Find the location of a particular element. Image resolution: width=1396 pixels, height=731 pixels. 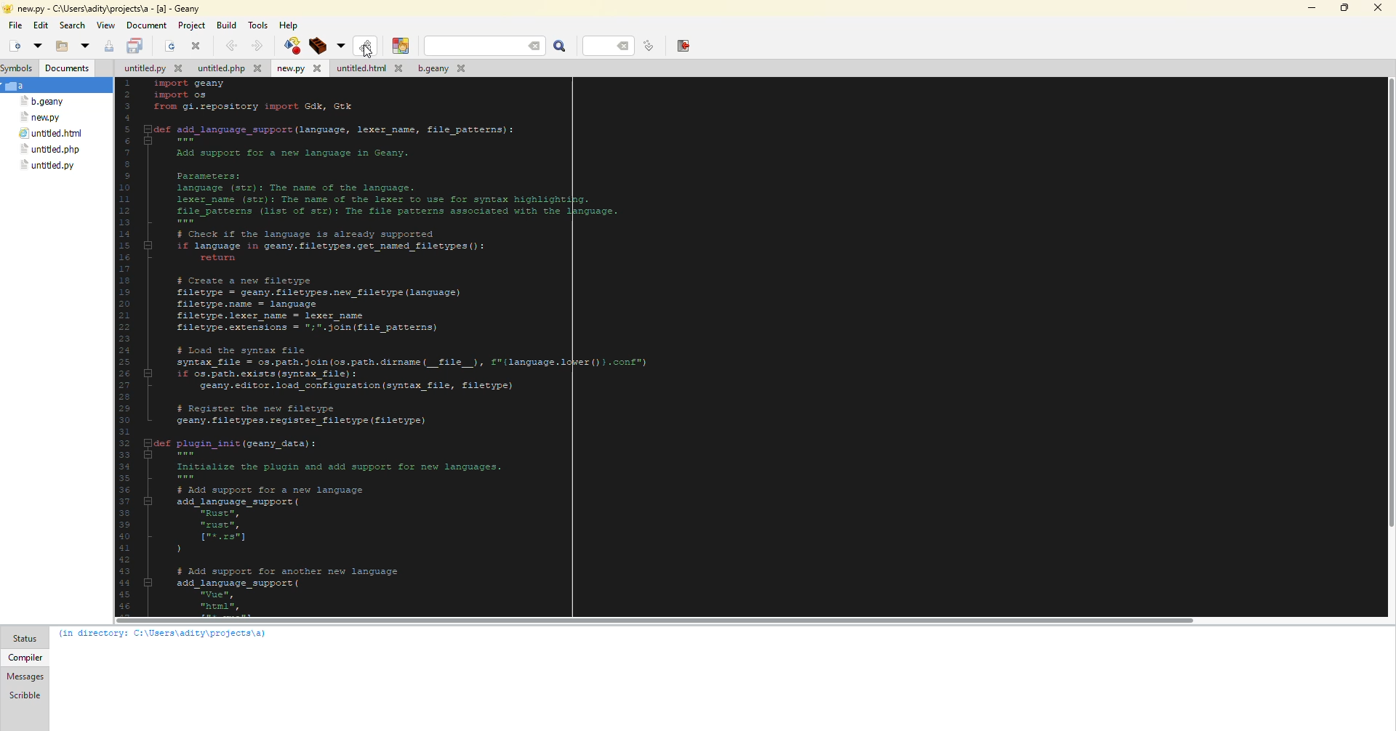

file is located at coordinates (55, 133).